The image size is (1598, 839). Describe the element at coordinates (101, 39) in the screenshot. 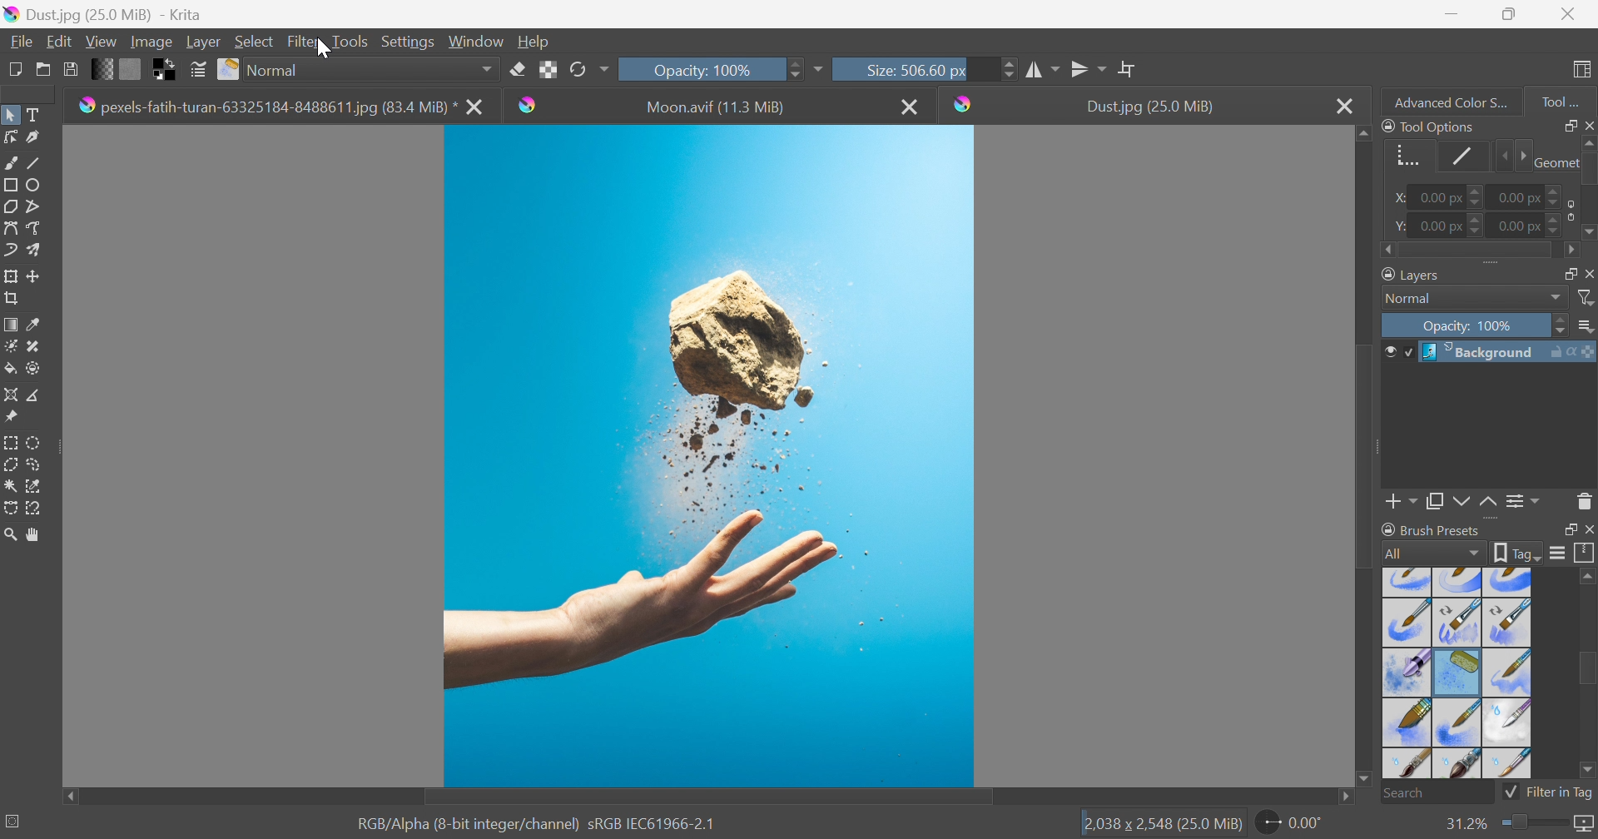

I see `View` at that location.